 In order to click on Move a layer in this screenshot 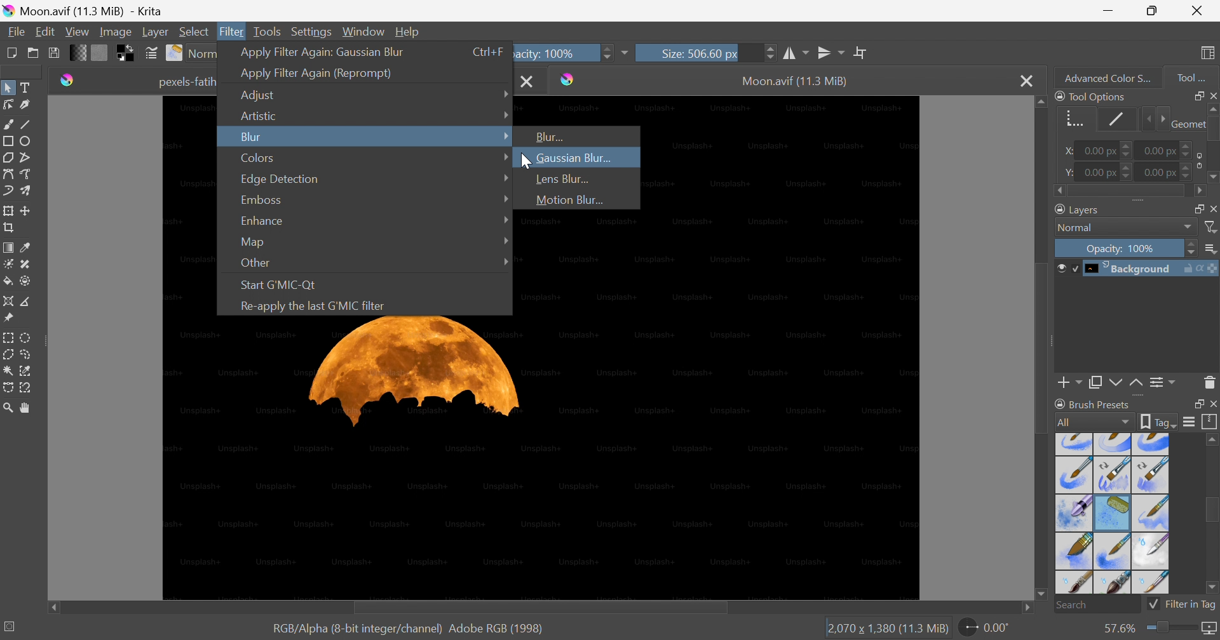, I will do `click(26, 209)`.